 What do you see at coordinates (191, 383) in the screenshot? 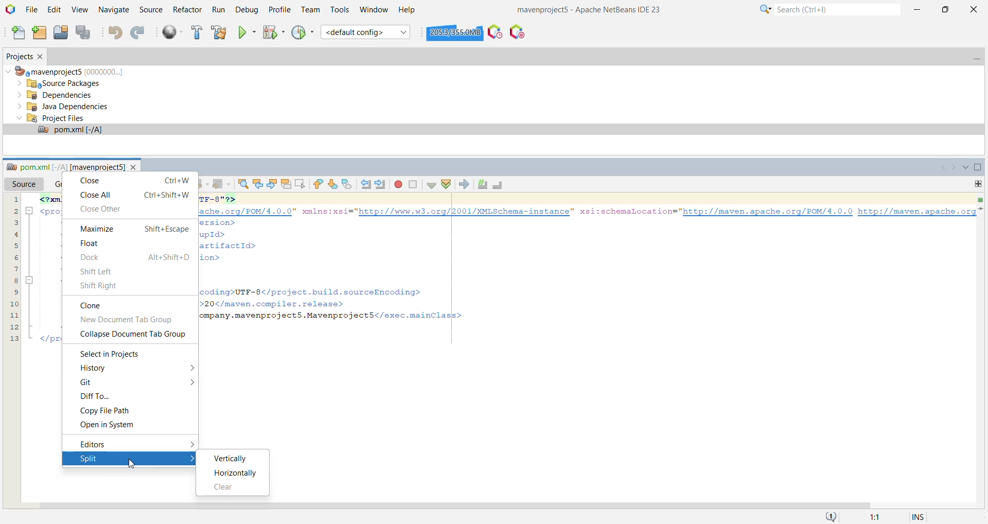
I see `More options` at bounding box center [191, 383].